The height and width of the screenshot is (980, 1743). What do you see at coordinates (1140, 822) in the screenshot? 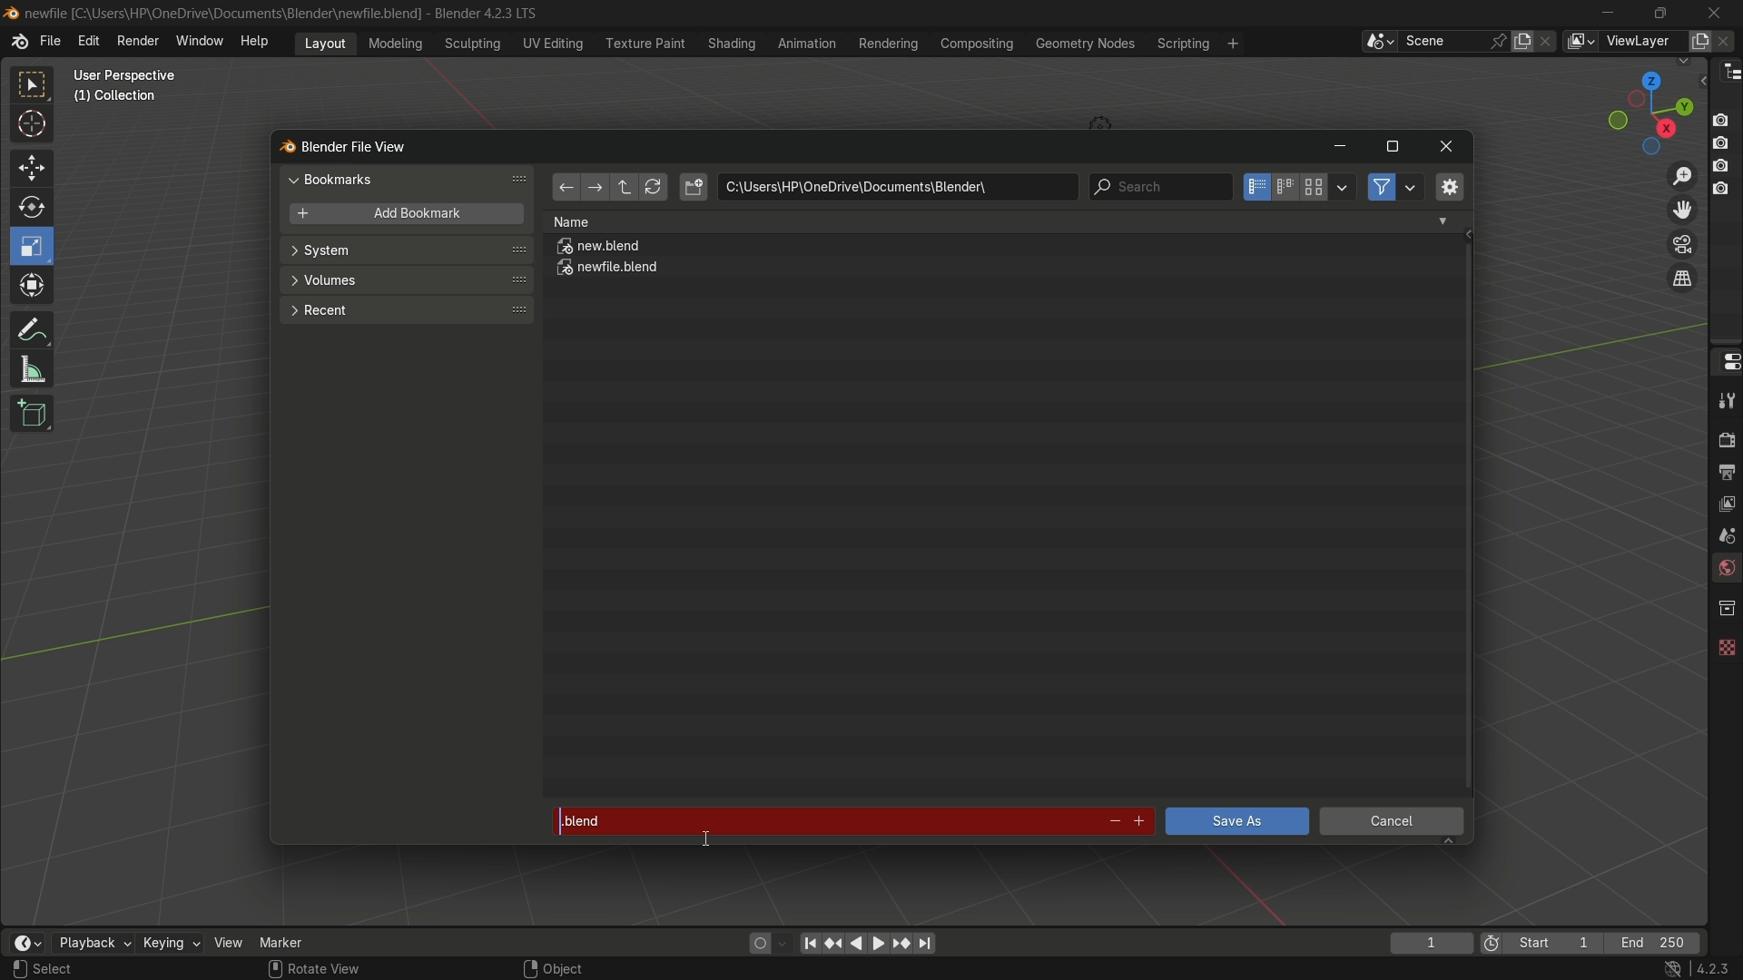
I see `increment file number` at bounding box center [1140, 822].